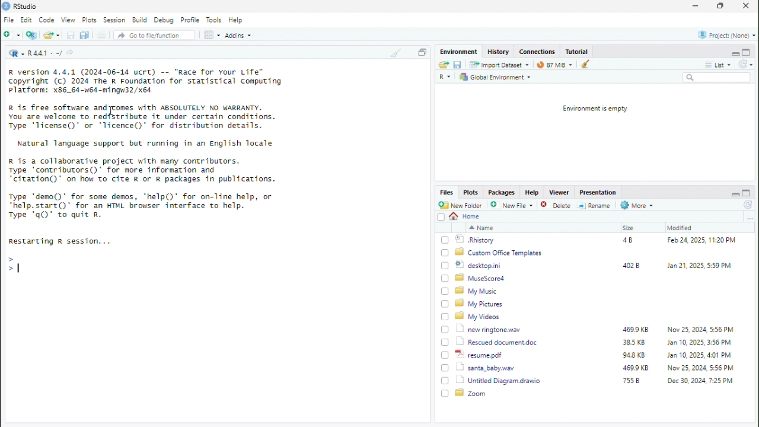  Describe the element at coordinates (749, 205) in the screenshot. I see `reload` at that location.